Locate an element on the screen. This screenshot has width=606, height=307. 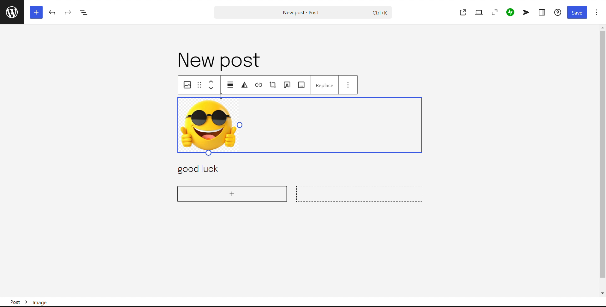
zoom out is located at coordinates (494, 12).